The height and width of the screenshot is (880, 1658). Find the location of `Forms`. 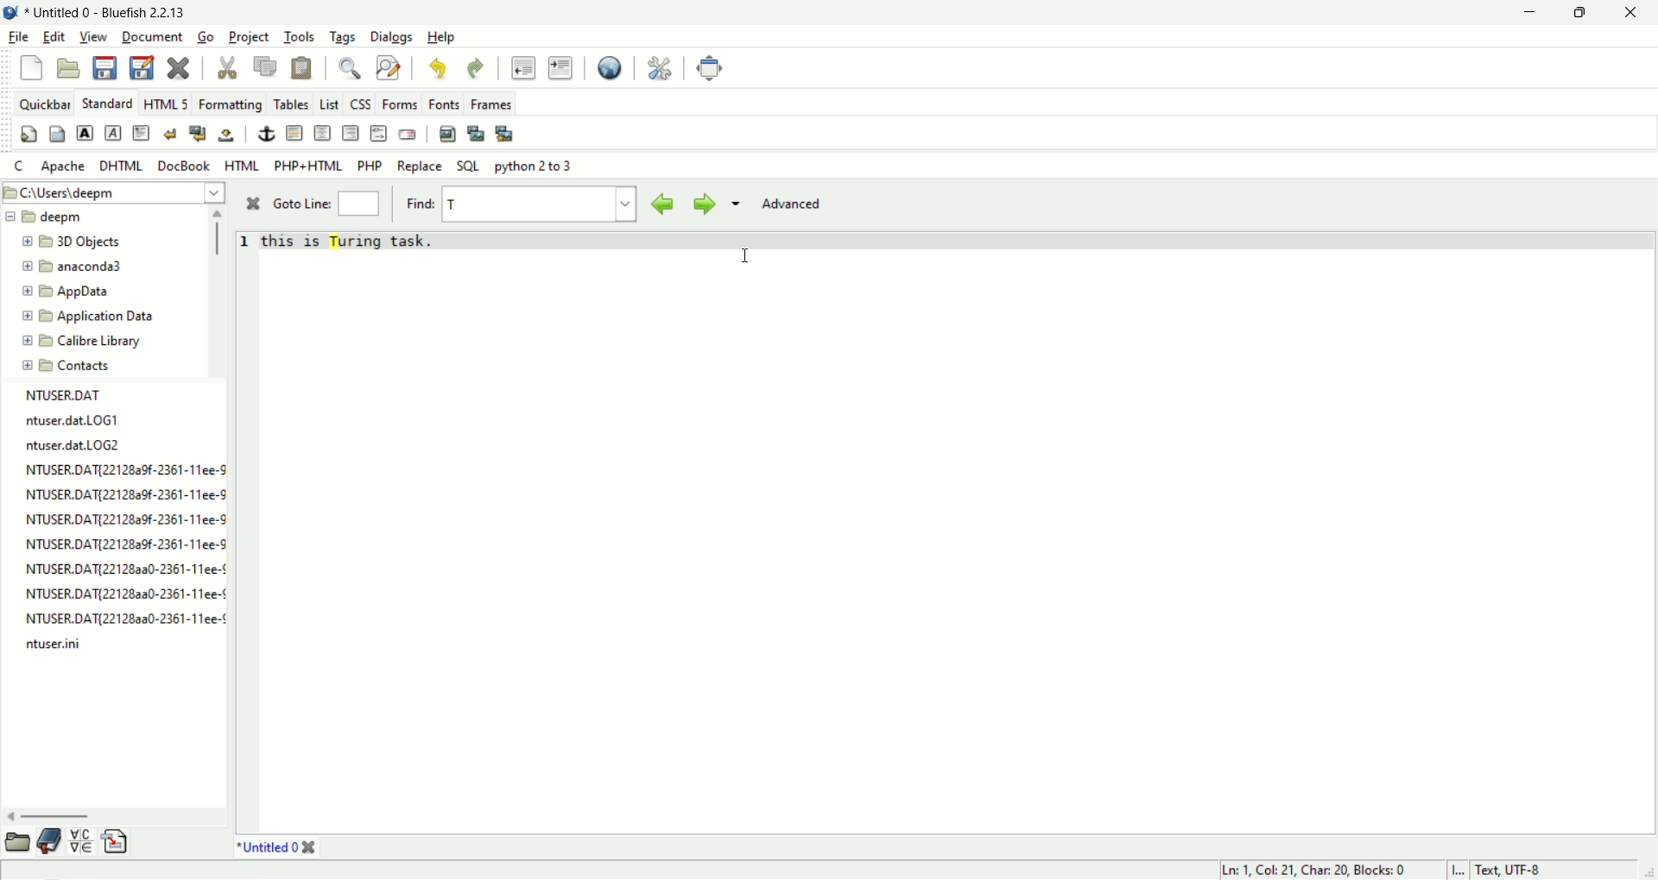

Forms is located at coordinates (401, 104).